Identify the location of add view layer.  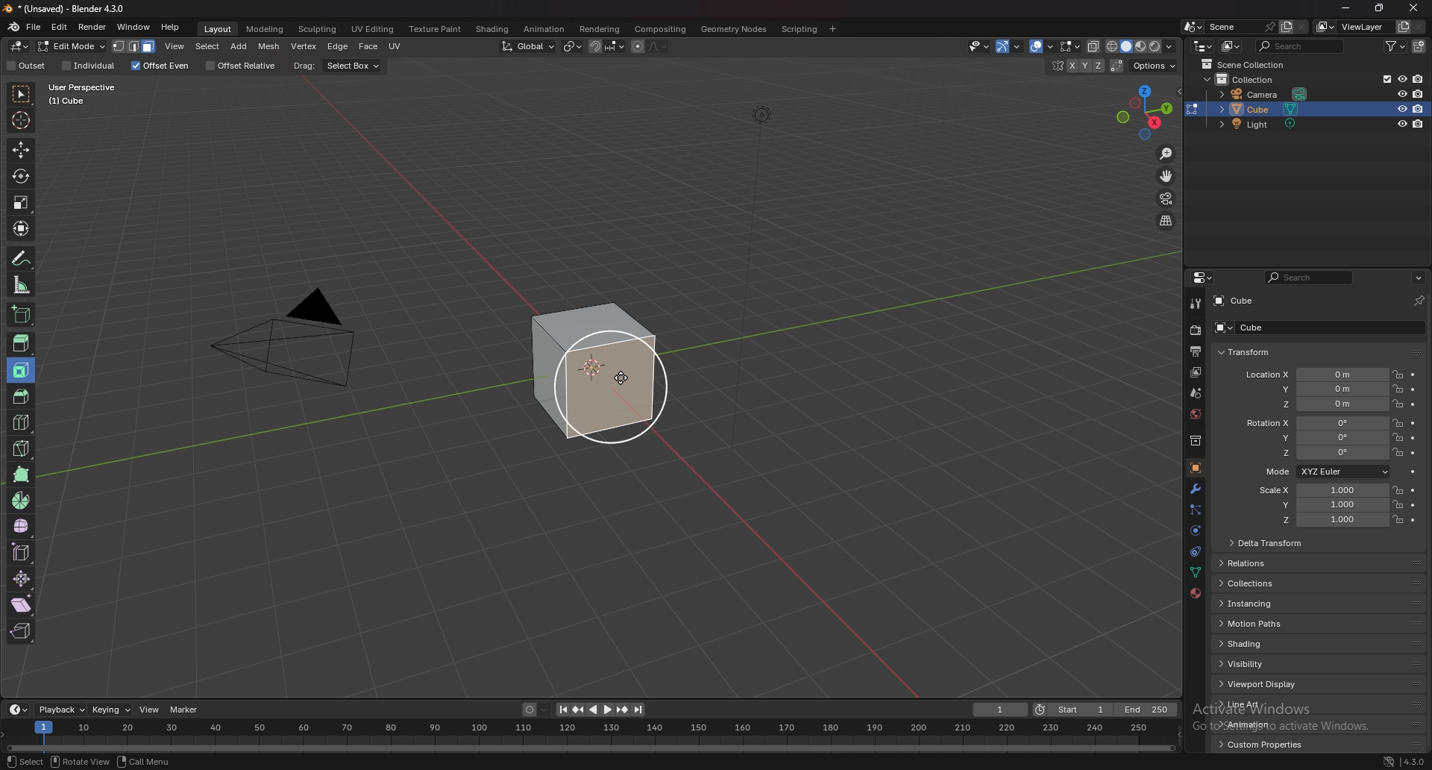
(1402, 26).